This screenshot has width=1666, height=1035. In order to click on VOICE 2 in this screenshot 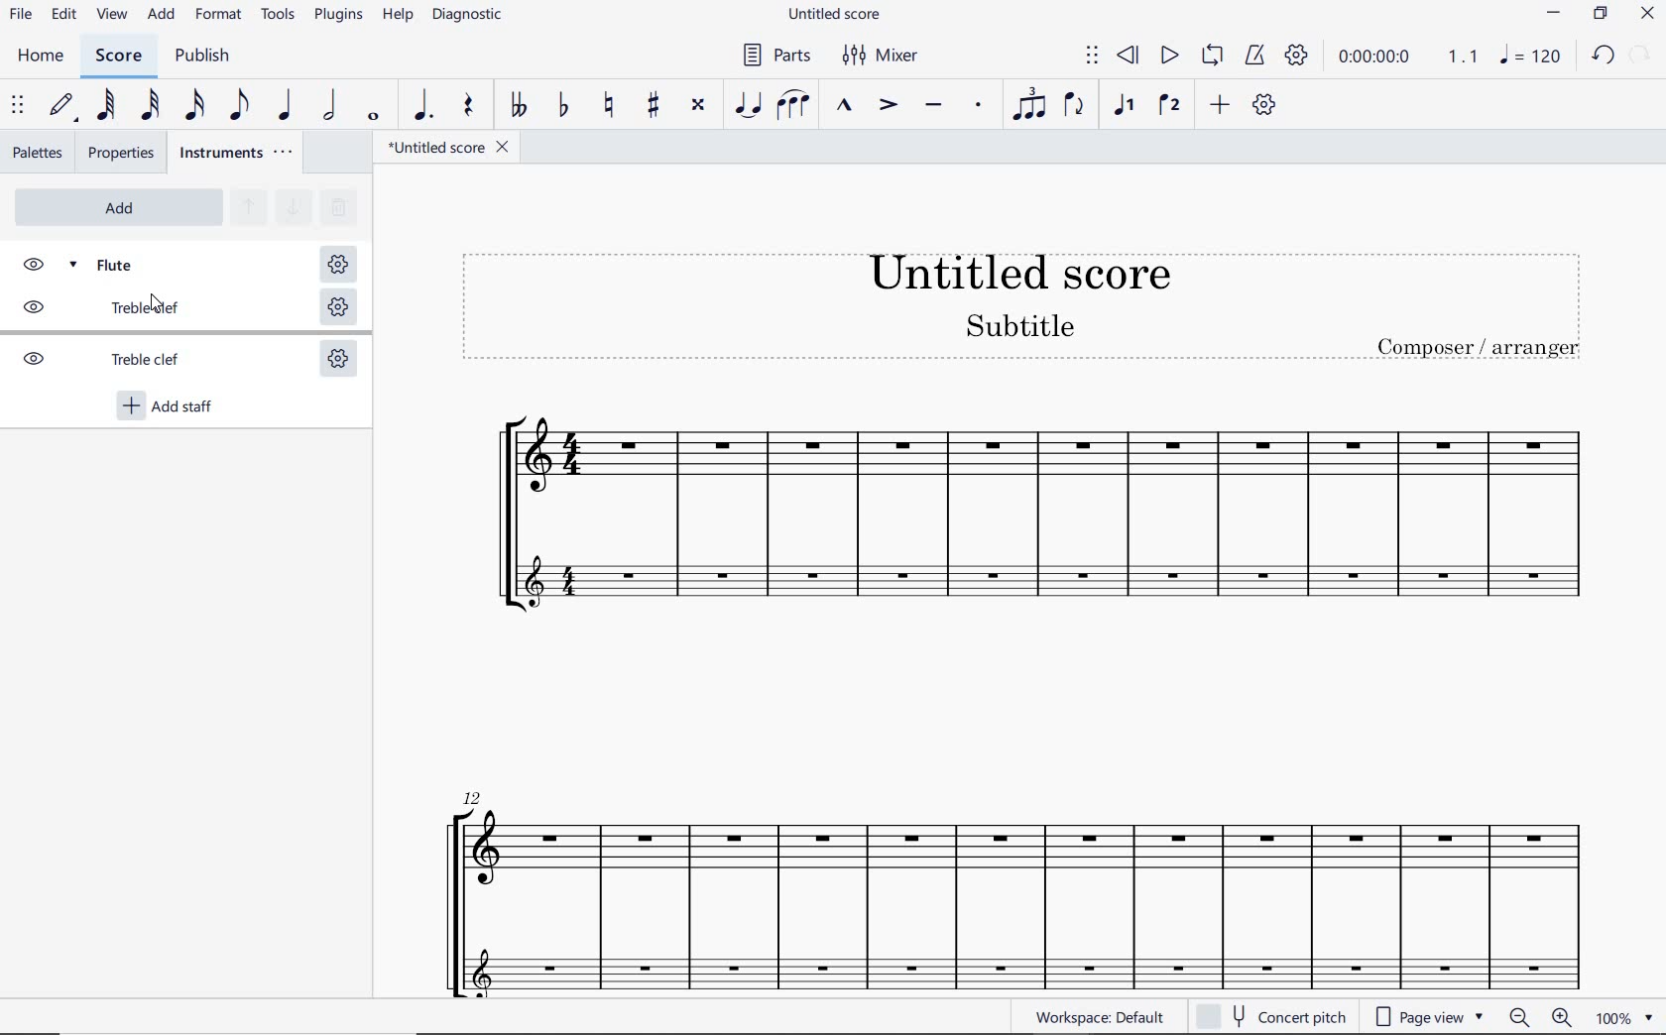, I will do `click(1168, 106)`.